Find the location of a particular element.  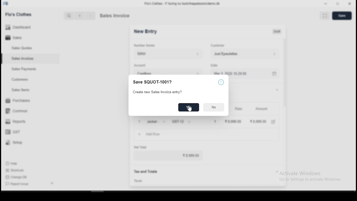

save is located at coordinates (342, 16).